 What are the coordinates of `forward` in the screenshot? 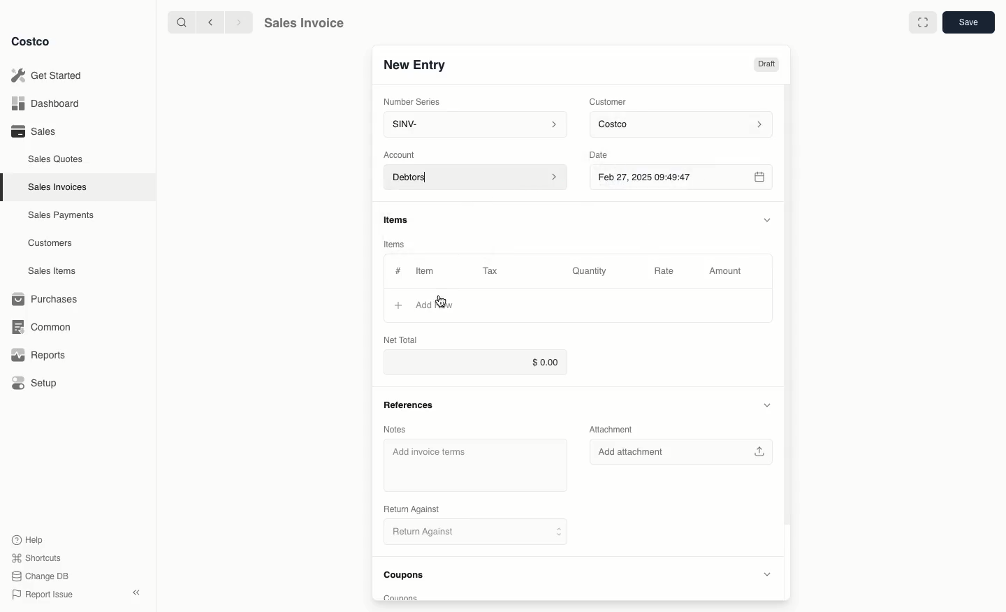 It's located at (237, 22).